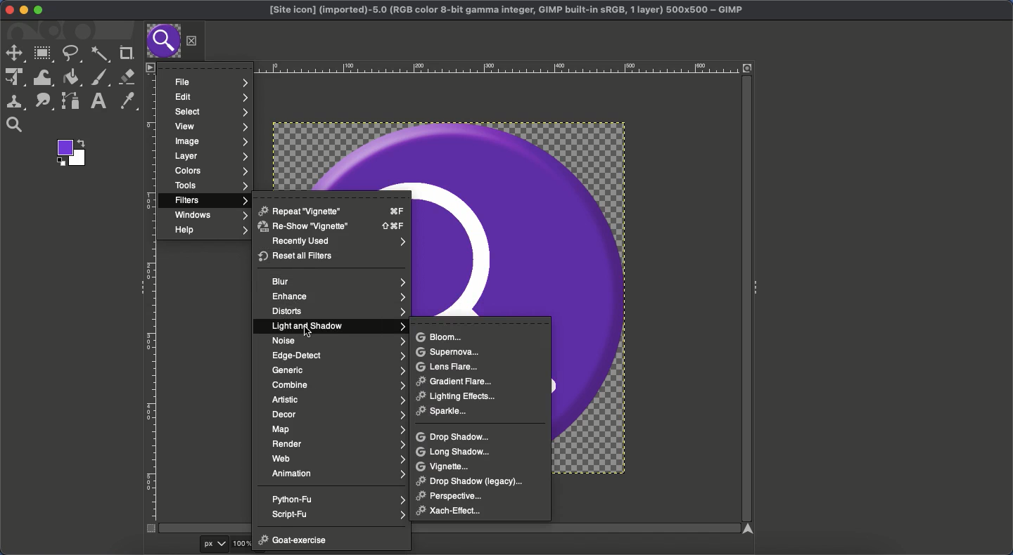  I want to click on File, so click(213, 82).